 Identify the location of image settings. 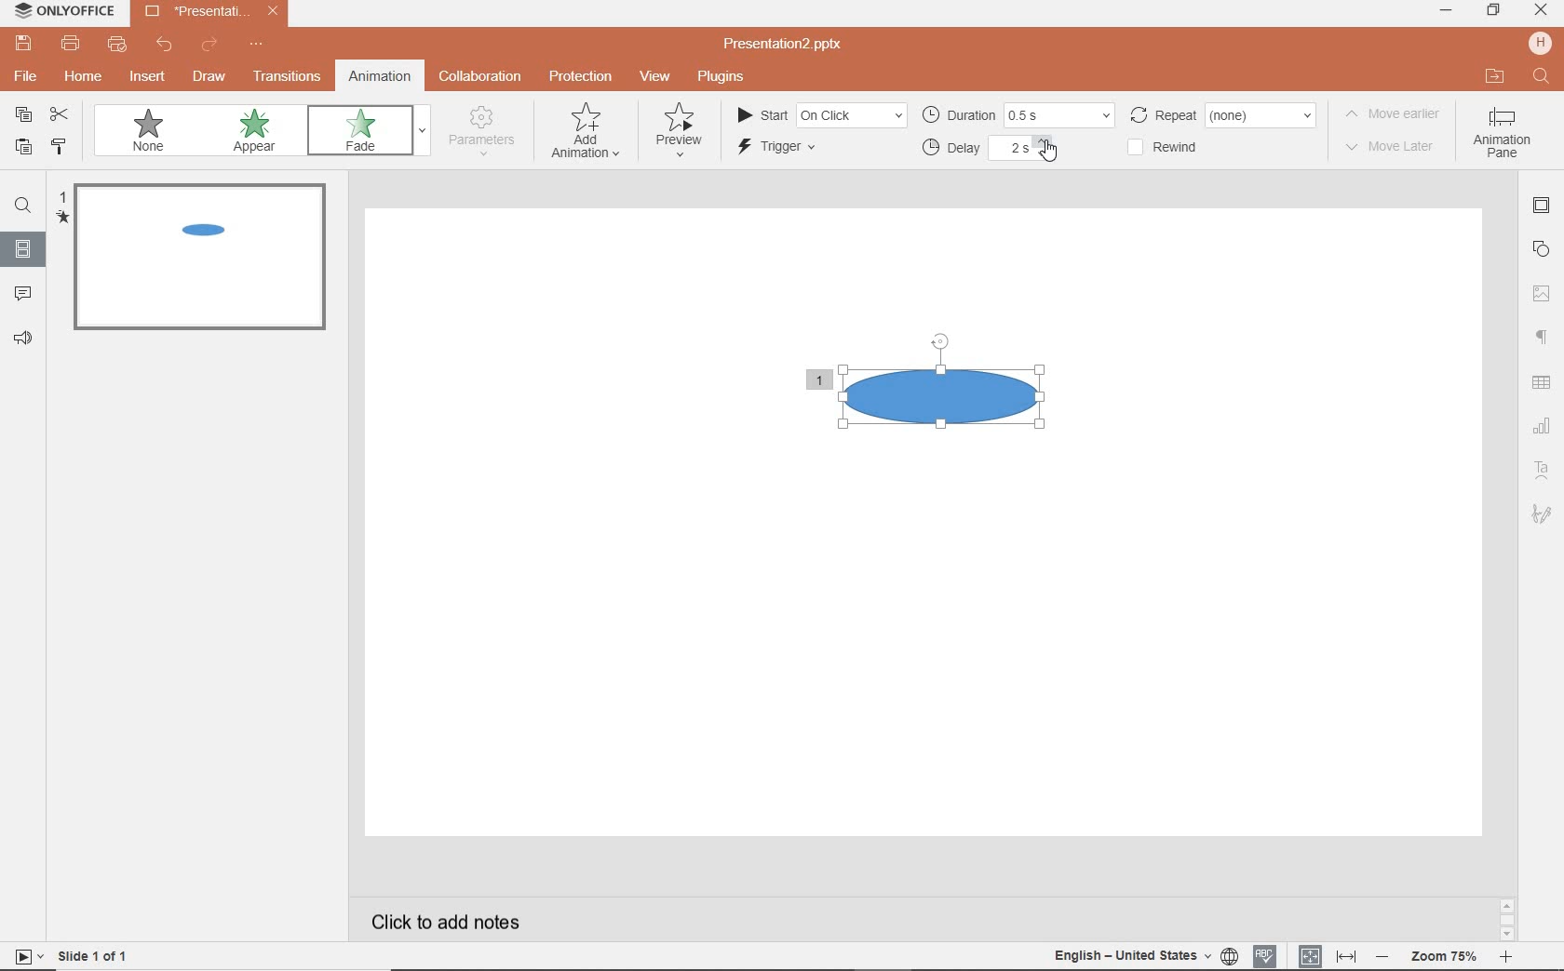
(1542, 293).